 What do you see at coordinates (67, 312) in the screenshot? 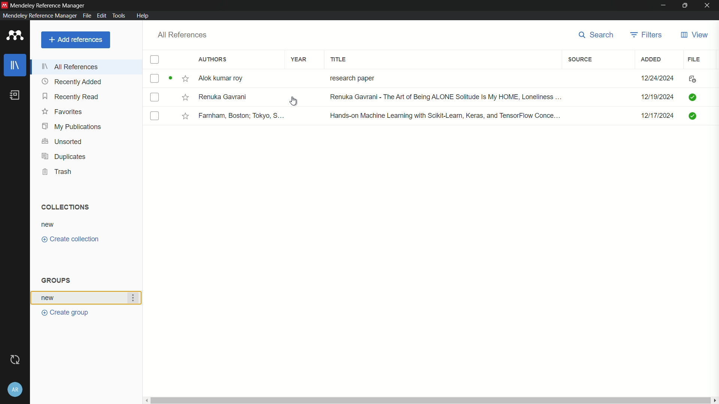
I see `create group` at bounding box center [67, 312].